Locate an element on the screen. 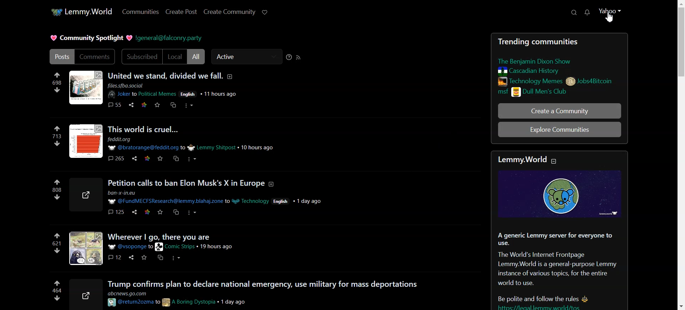 The height and width of the screenshot is (310, 685). Cursor is located at coordinates (609, 17).